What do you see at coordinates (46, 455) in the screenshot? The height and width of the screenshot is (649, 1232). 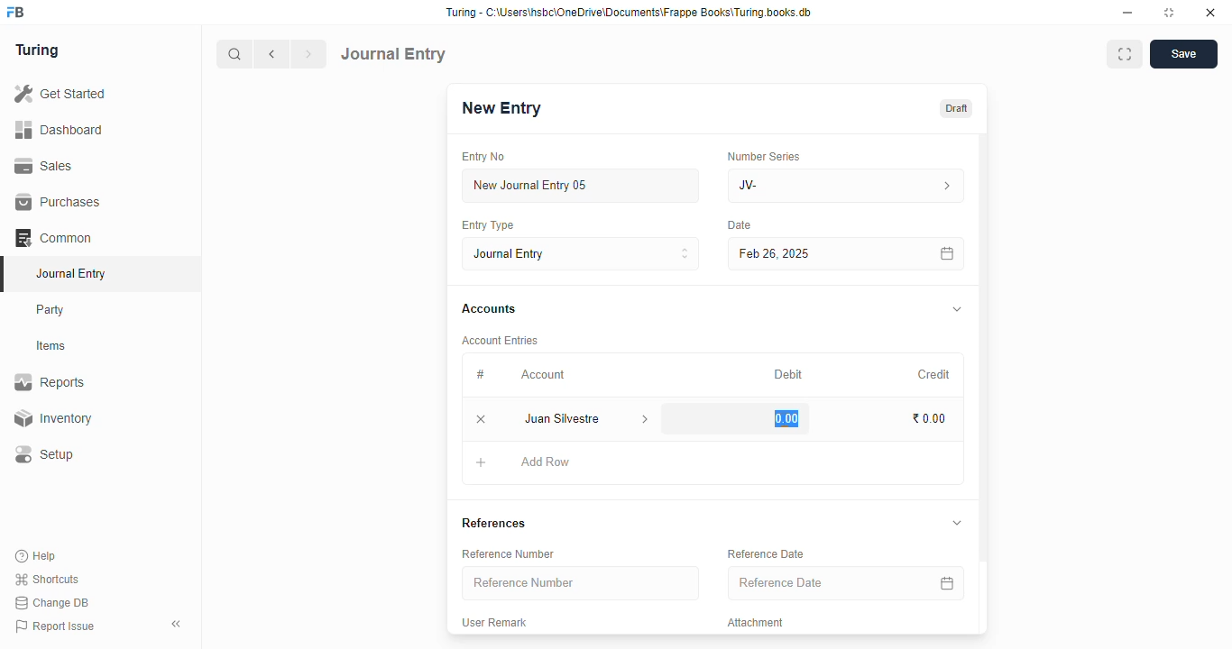 I see `setup` at bounding box center [46, 455].